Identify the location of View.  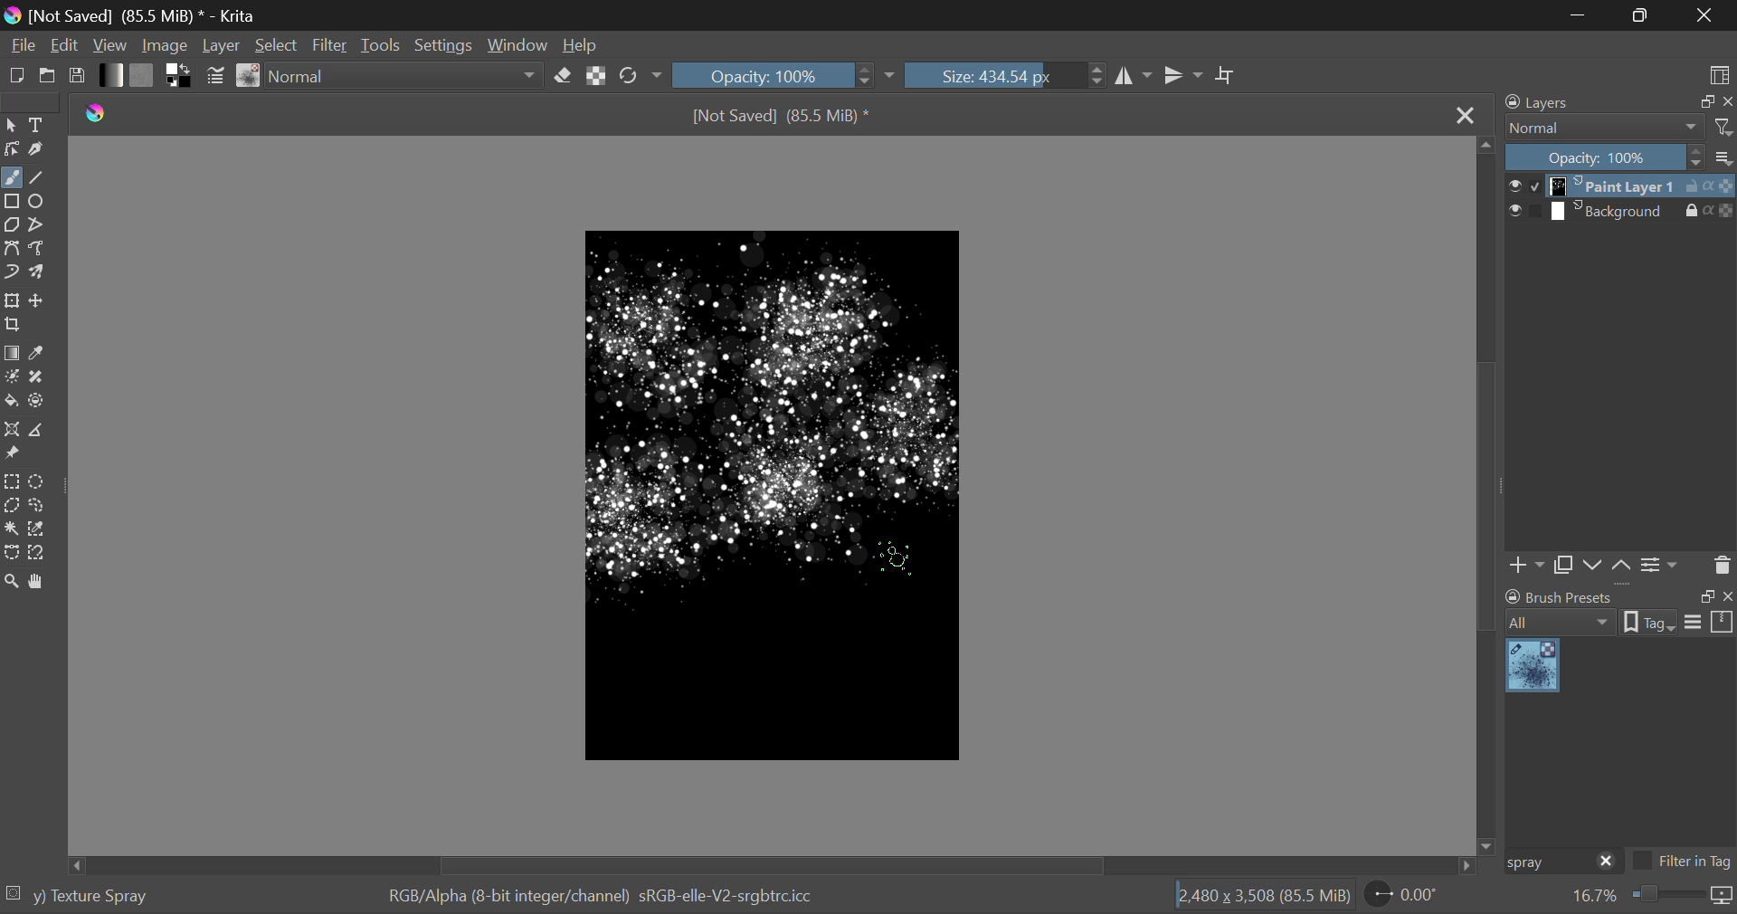
(113, 45).